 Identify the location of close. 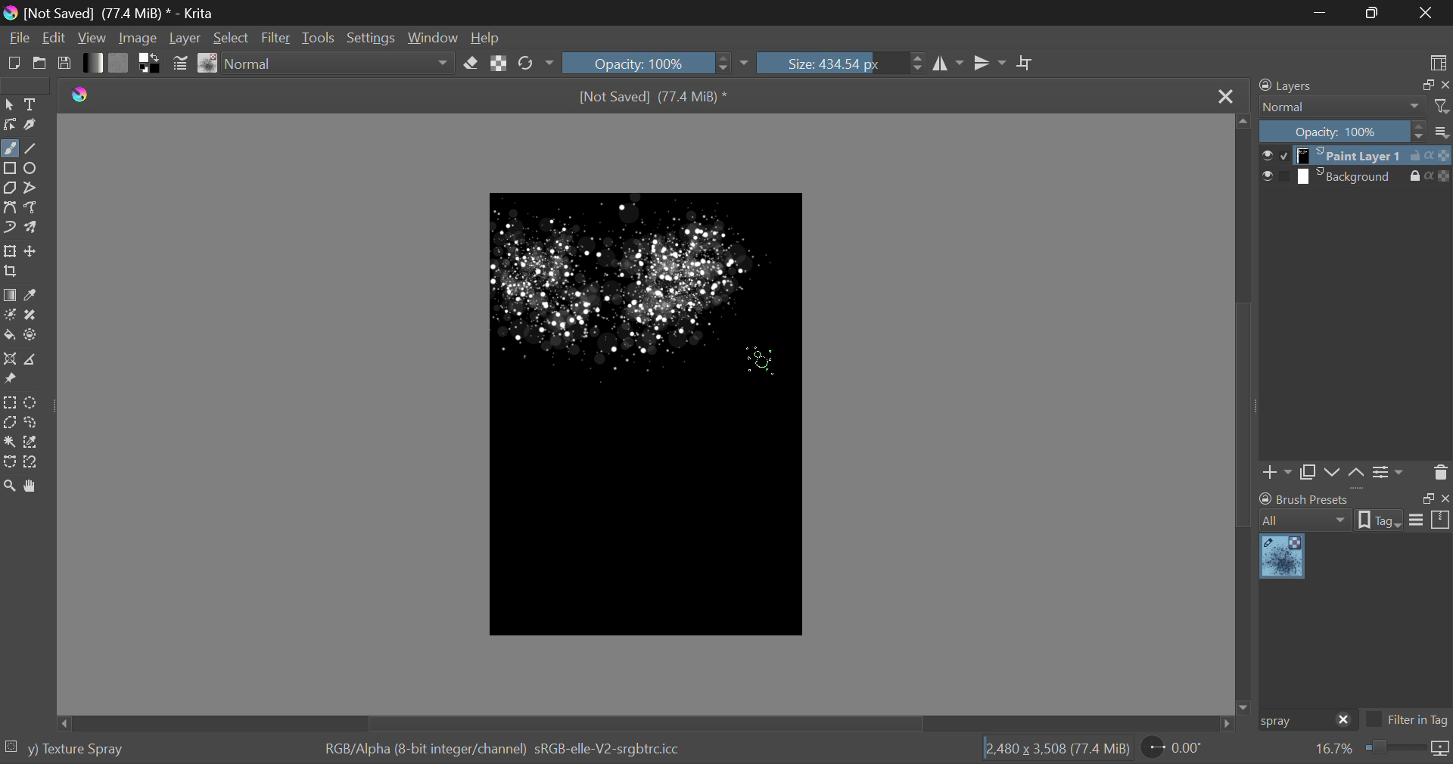
(1444, 85).